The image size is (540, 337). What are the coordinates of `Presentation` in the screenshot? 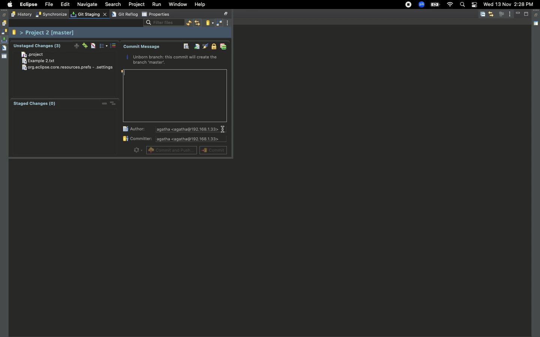 It's located at (104, 46).